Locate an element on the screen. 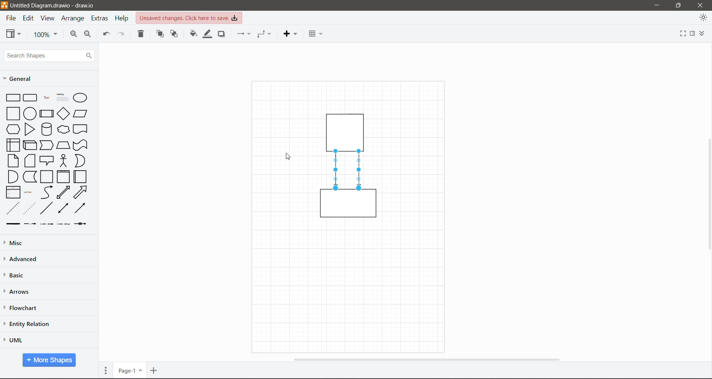  Directional Connector is located at coordinates (360, 170).